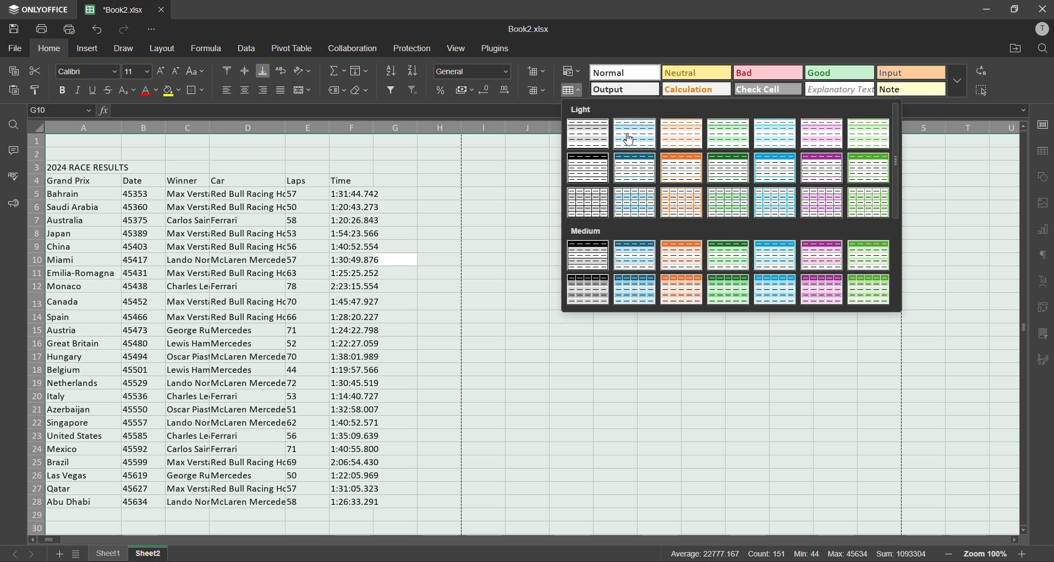 The image size is (1054, 562). What do you see at coordinates (16, 91) in the screenshot?
I see `paste` at bounding box center [16, 91].